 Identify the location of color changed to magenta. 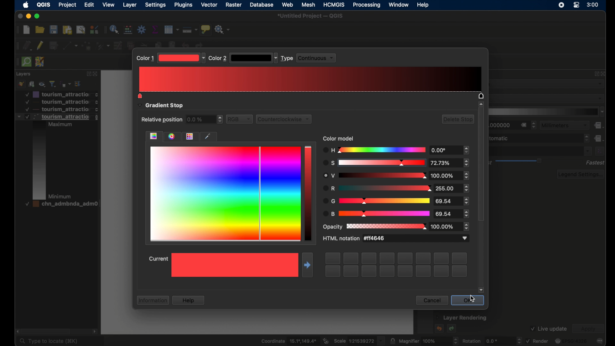
(310, 82).